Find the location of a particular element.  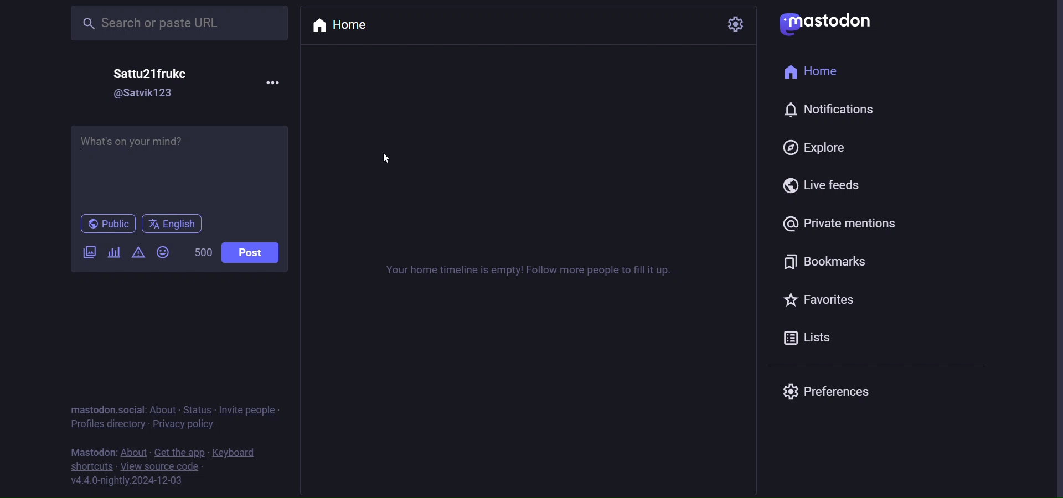

mastodon social is located at coordinates (105, 409).